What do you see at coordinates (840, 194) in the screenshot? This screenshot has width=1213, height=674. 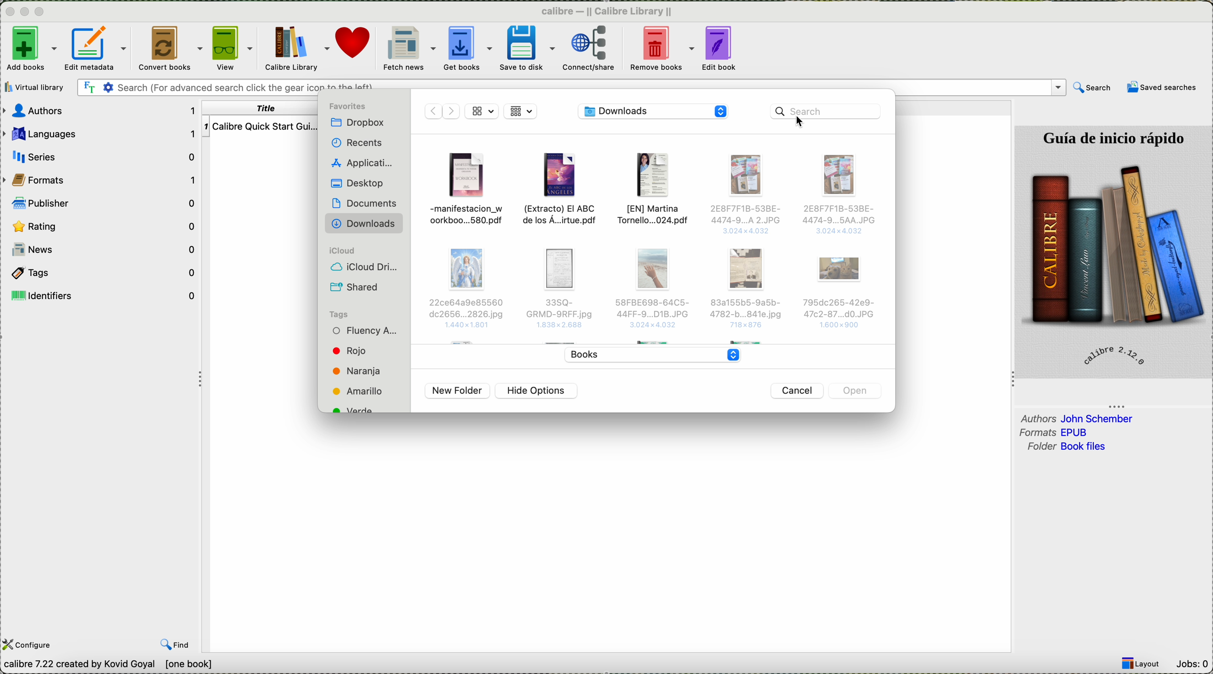 I see `` at bounding box center [840, 194].